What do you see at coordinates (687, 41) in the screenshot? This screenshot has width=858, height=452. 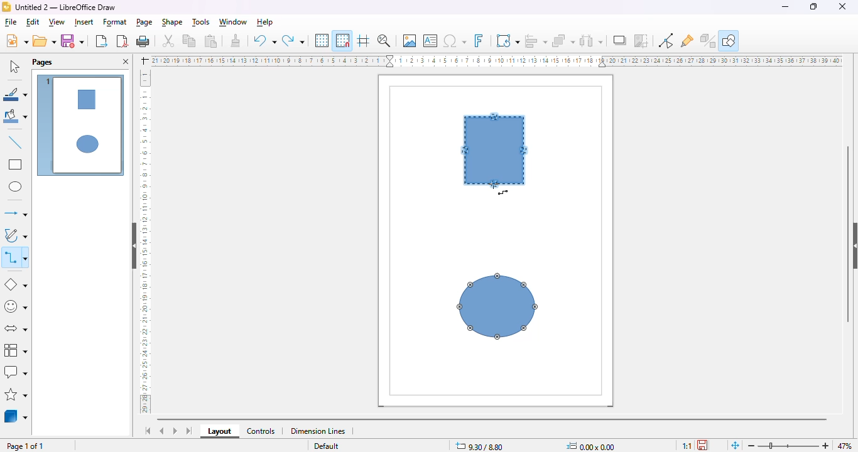 I see `show gluepoint functions` at bounding box center [687, 41].